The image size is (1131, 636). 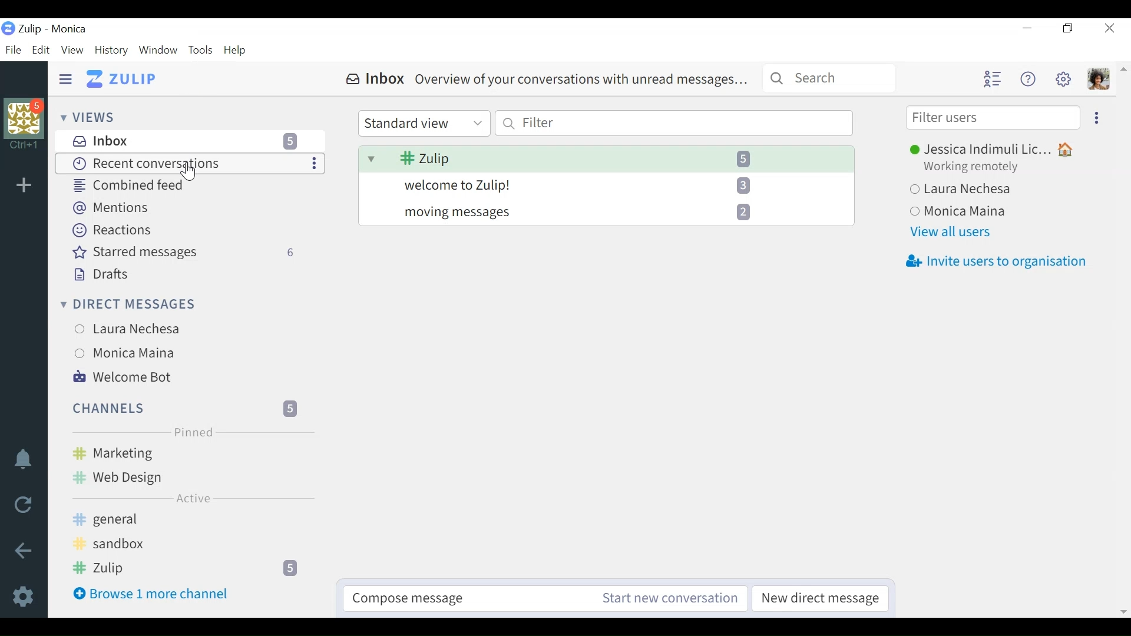 I want to click on Hide user list, so click(x=992, y=79).